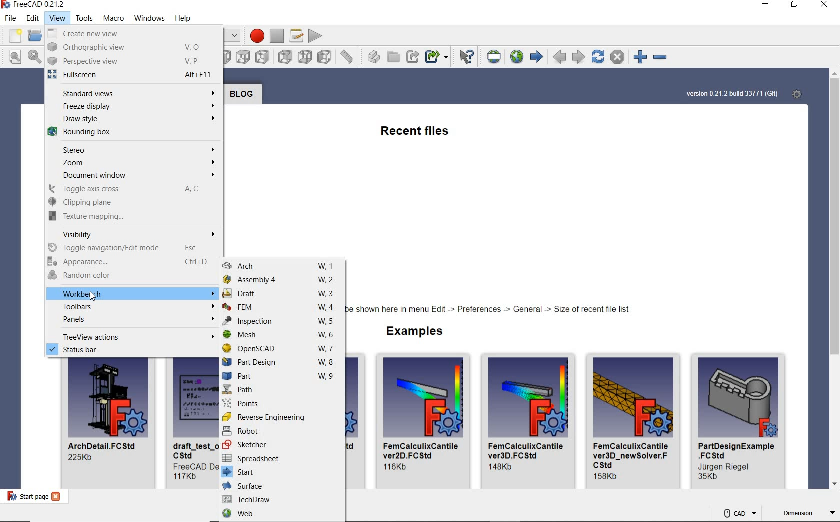 The image size is (840, 522). I want to click on cad navigation style, so click(739, 512).